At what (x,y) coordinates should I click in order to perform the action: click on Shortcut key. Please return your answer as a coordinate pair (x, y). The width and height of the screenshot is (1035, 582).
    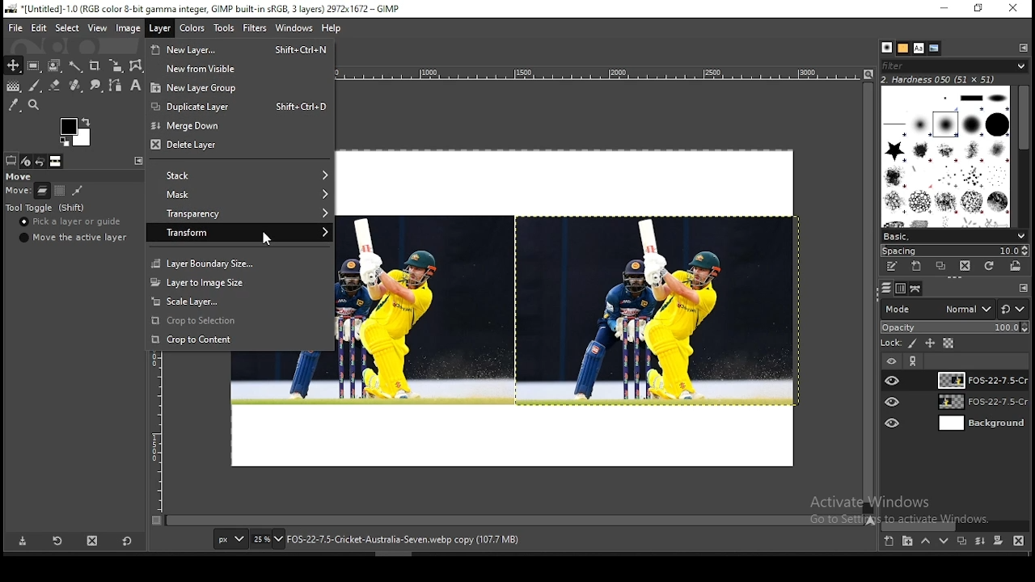
    Looking at the image, I should click on (301, 48).